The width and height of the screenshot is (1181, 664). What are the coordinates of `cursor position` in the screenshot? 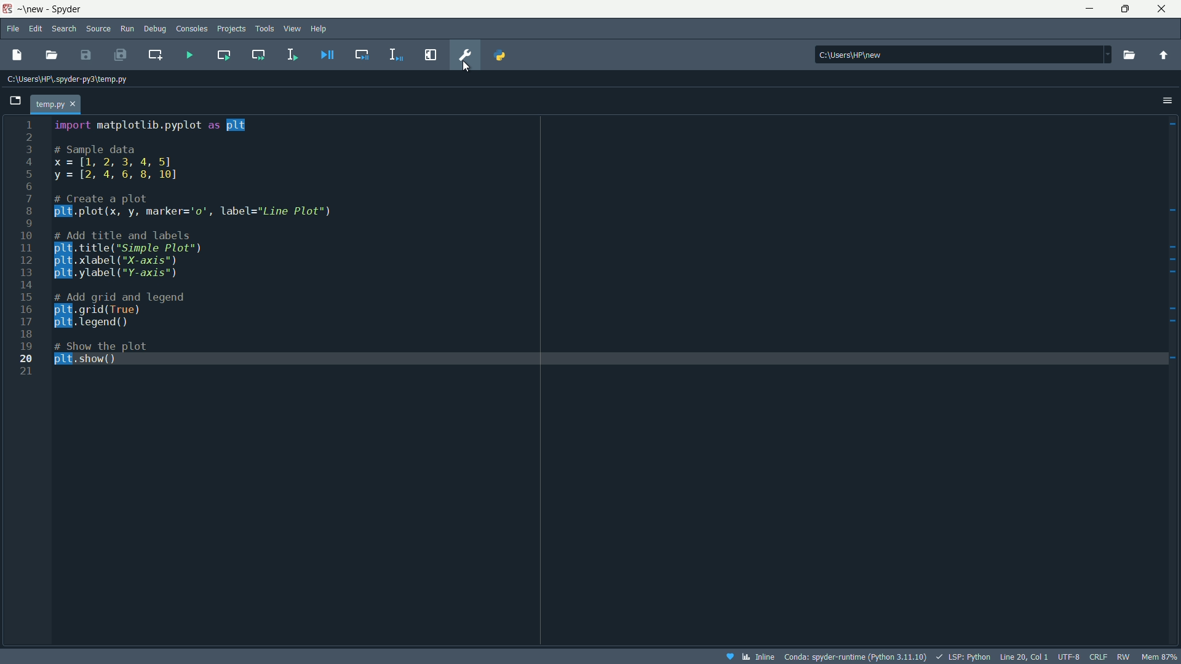 It's located at (1024, 656).